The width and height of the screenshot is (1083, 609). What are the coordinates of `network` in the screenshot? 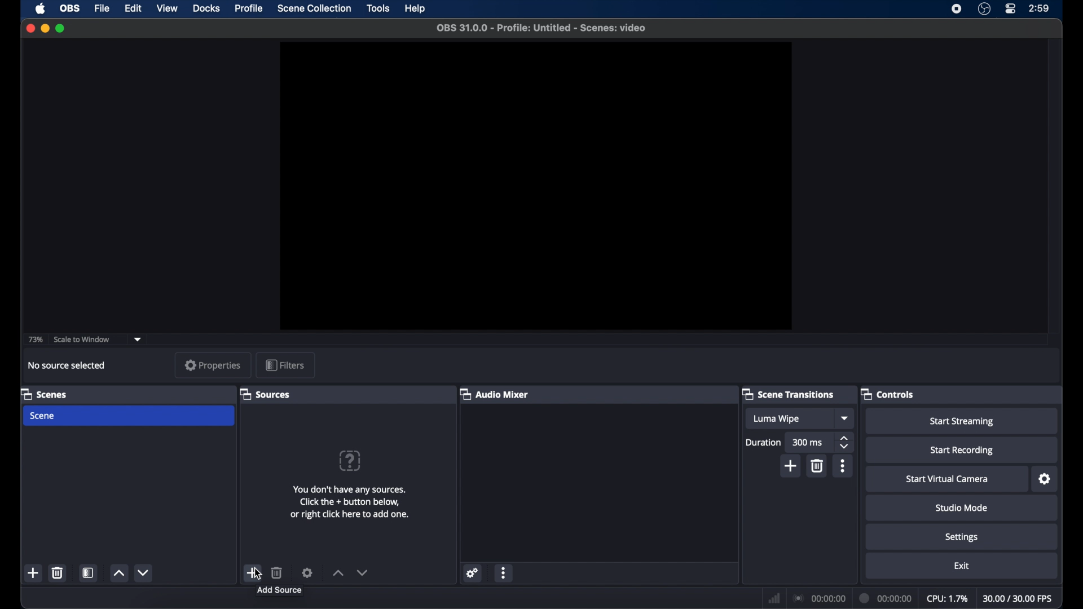 It's located at (774, 599).